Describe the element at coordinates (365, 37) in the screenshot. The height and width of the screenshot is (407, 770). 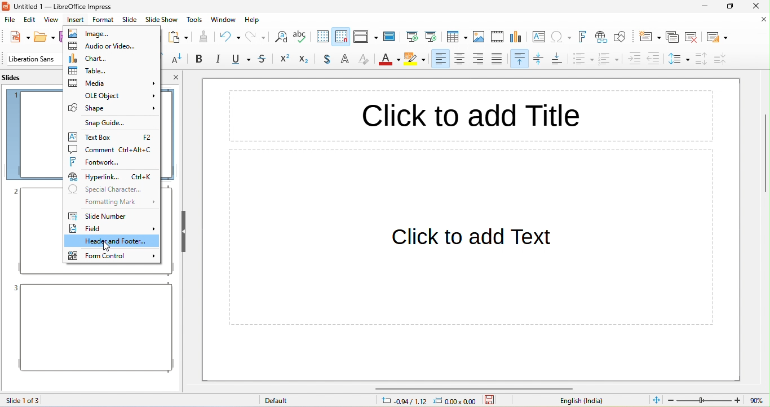
I see `display view` at that location.